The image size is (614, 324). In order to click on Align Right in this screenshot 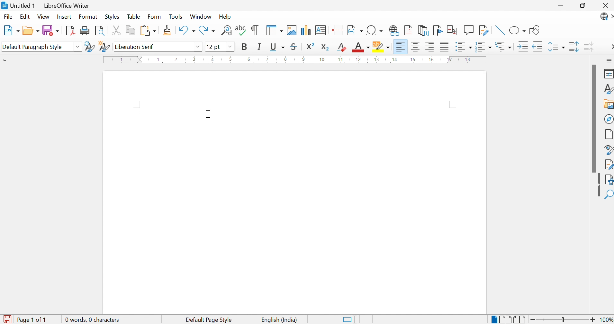, I will do `click(430, 46)`.